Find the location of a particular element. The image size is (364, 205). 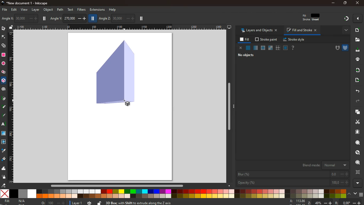

text is located at coordinates (71, 9).